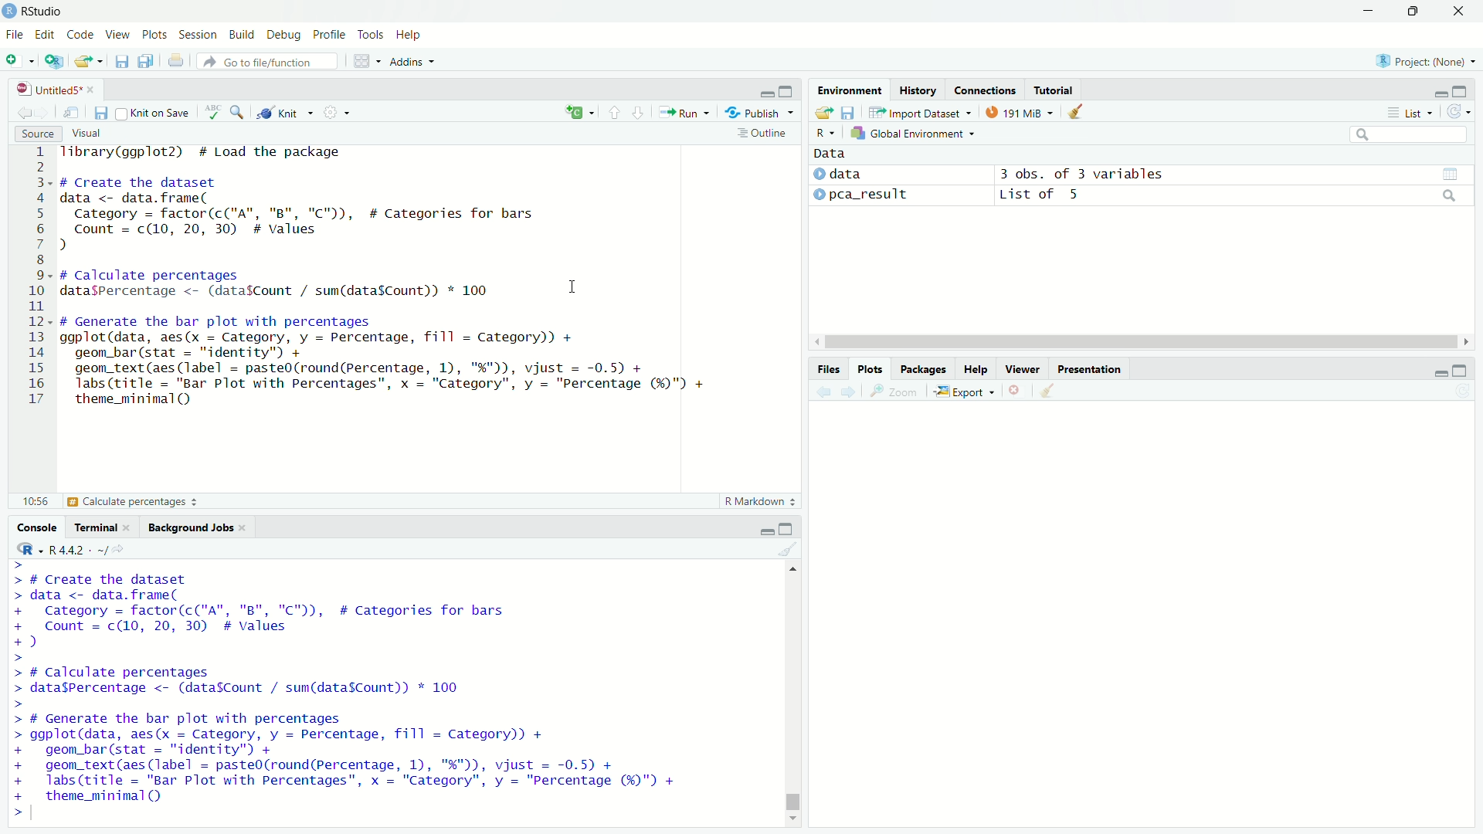  Describe the element at coordinates (790, 776) in the screenshot. I see `vertical scrollbar` at that location.